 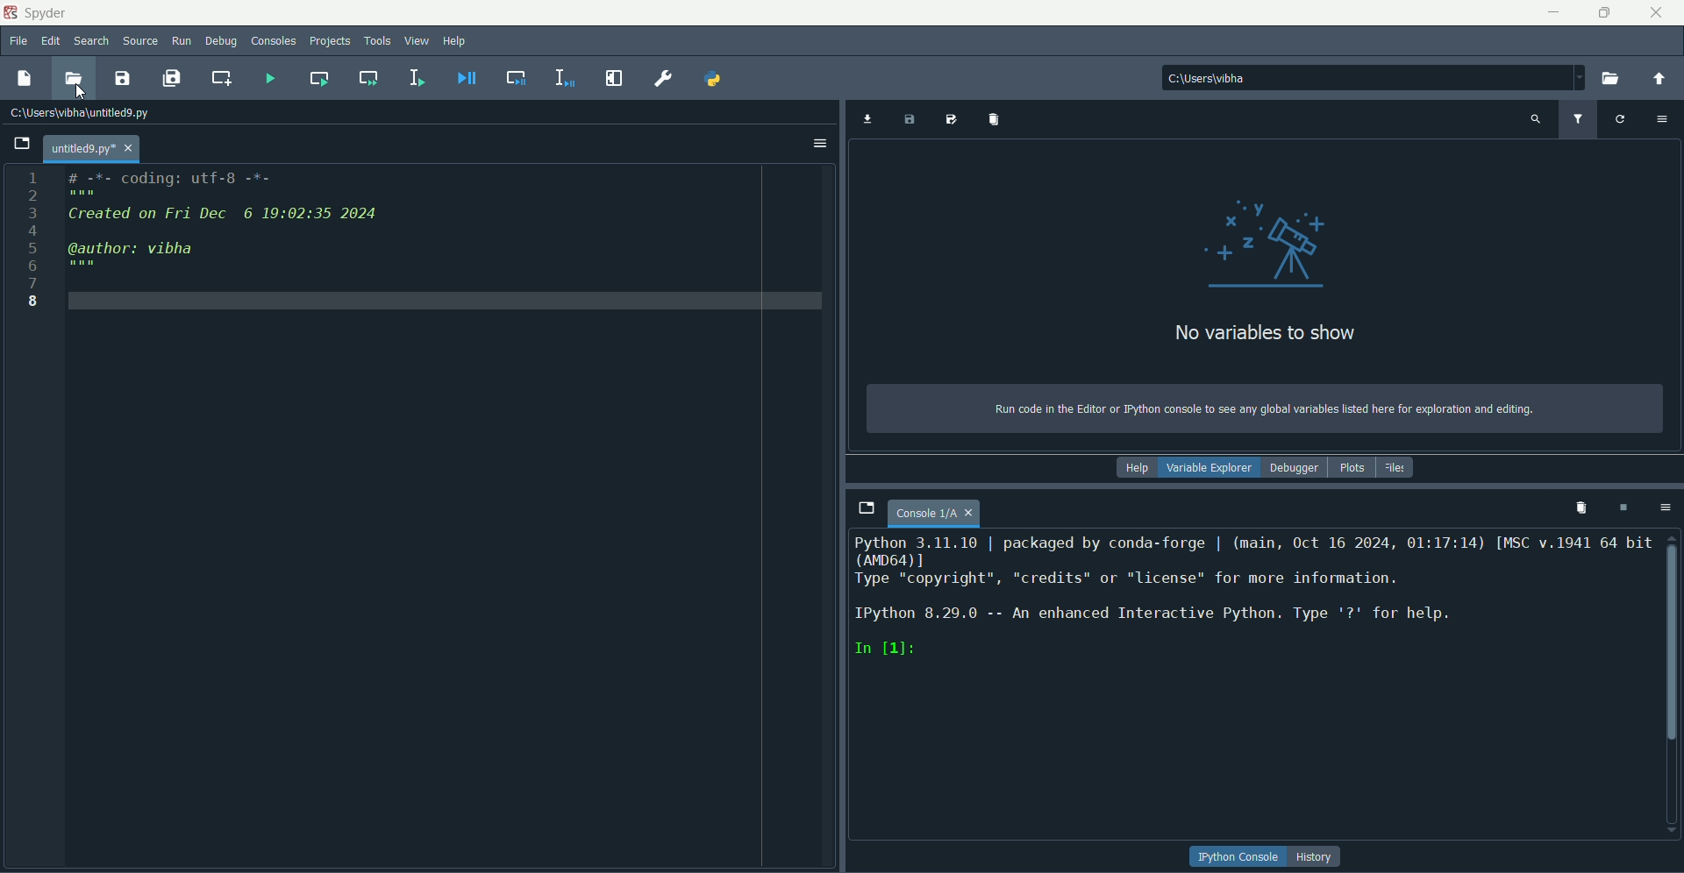 What do you see at coordinates (91, 148) in the screenshot?
I see `page name` at bounding box center [91, 148].